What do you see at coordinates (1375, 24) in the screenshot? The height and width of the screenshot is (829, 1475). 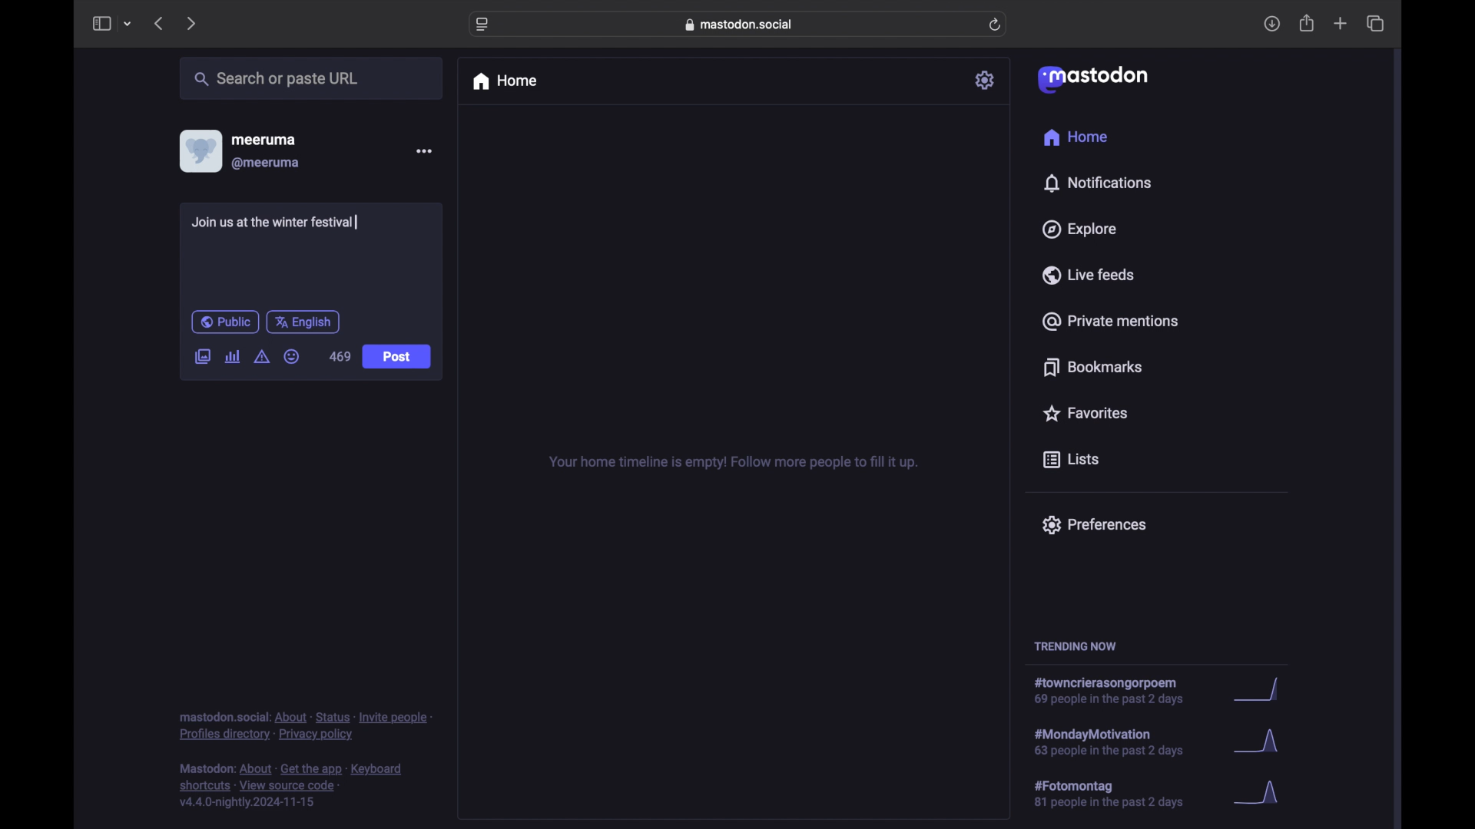 I see `show tab overview` at bounding box center [1375, 24].